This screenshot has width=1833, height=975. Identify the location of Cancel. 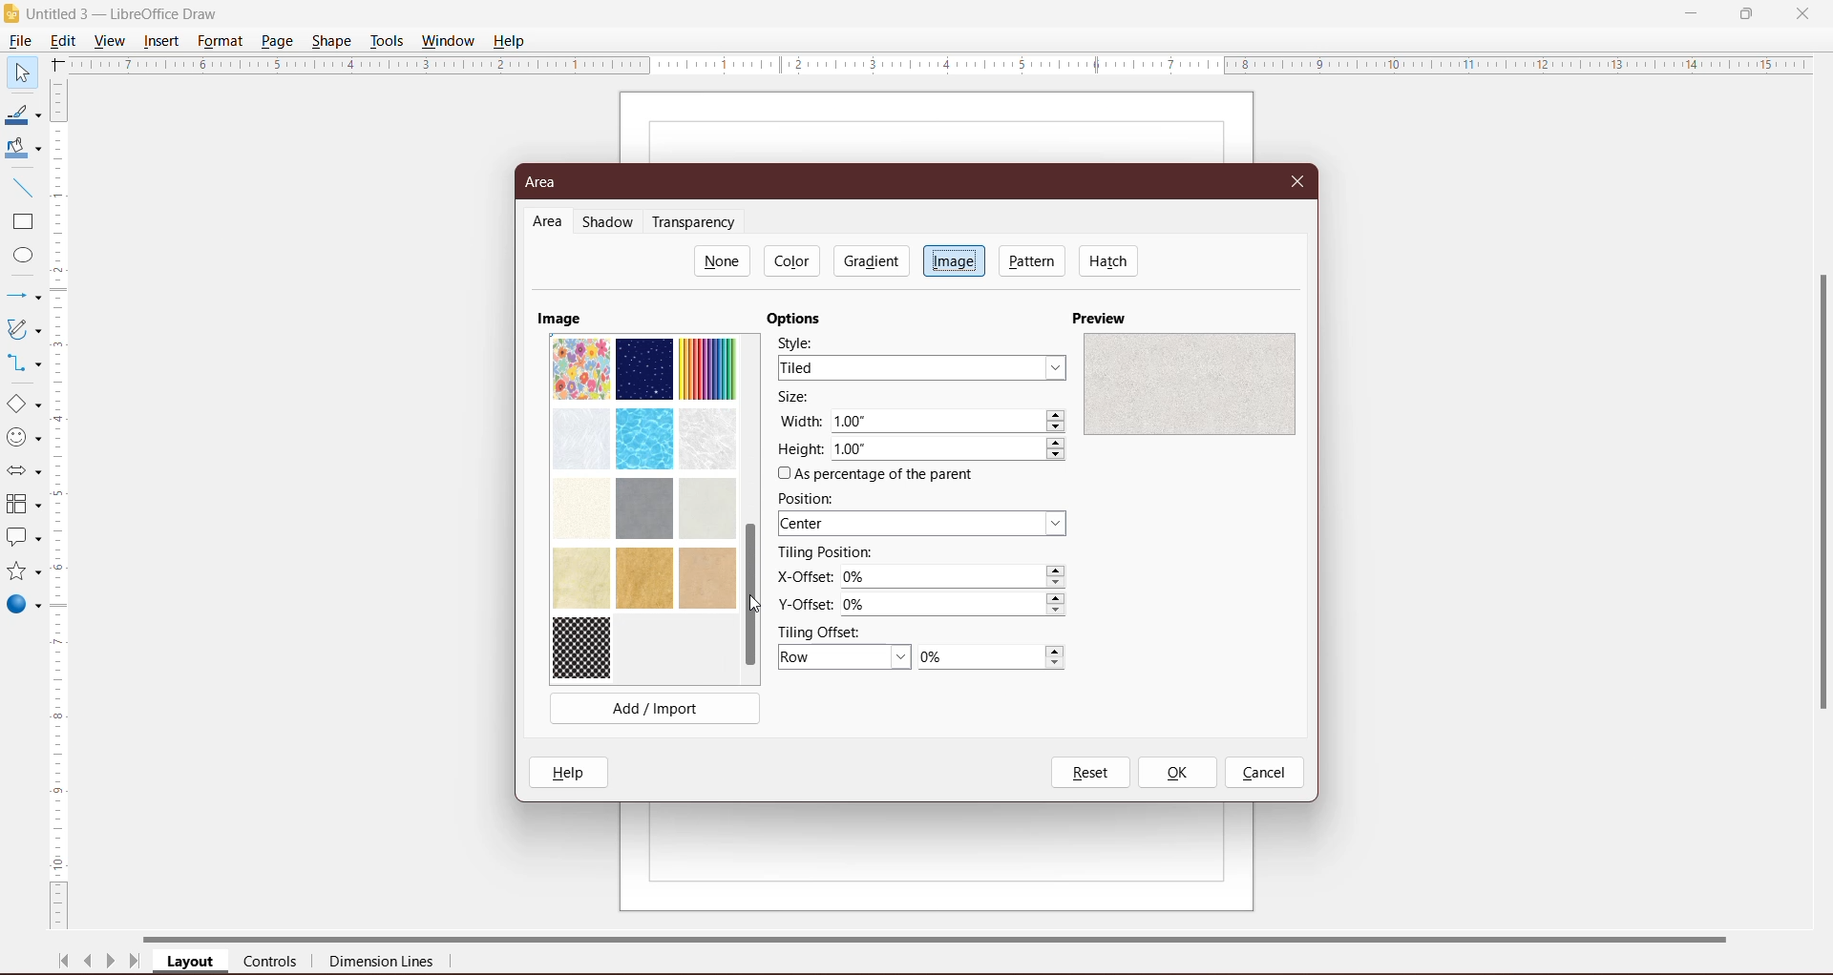
(1264, 774).